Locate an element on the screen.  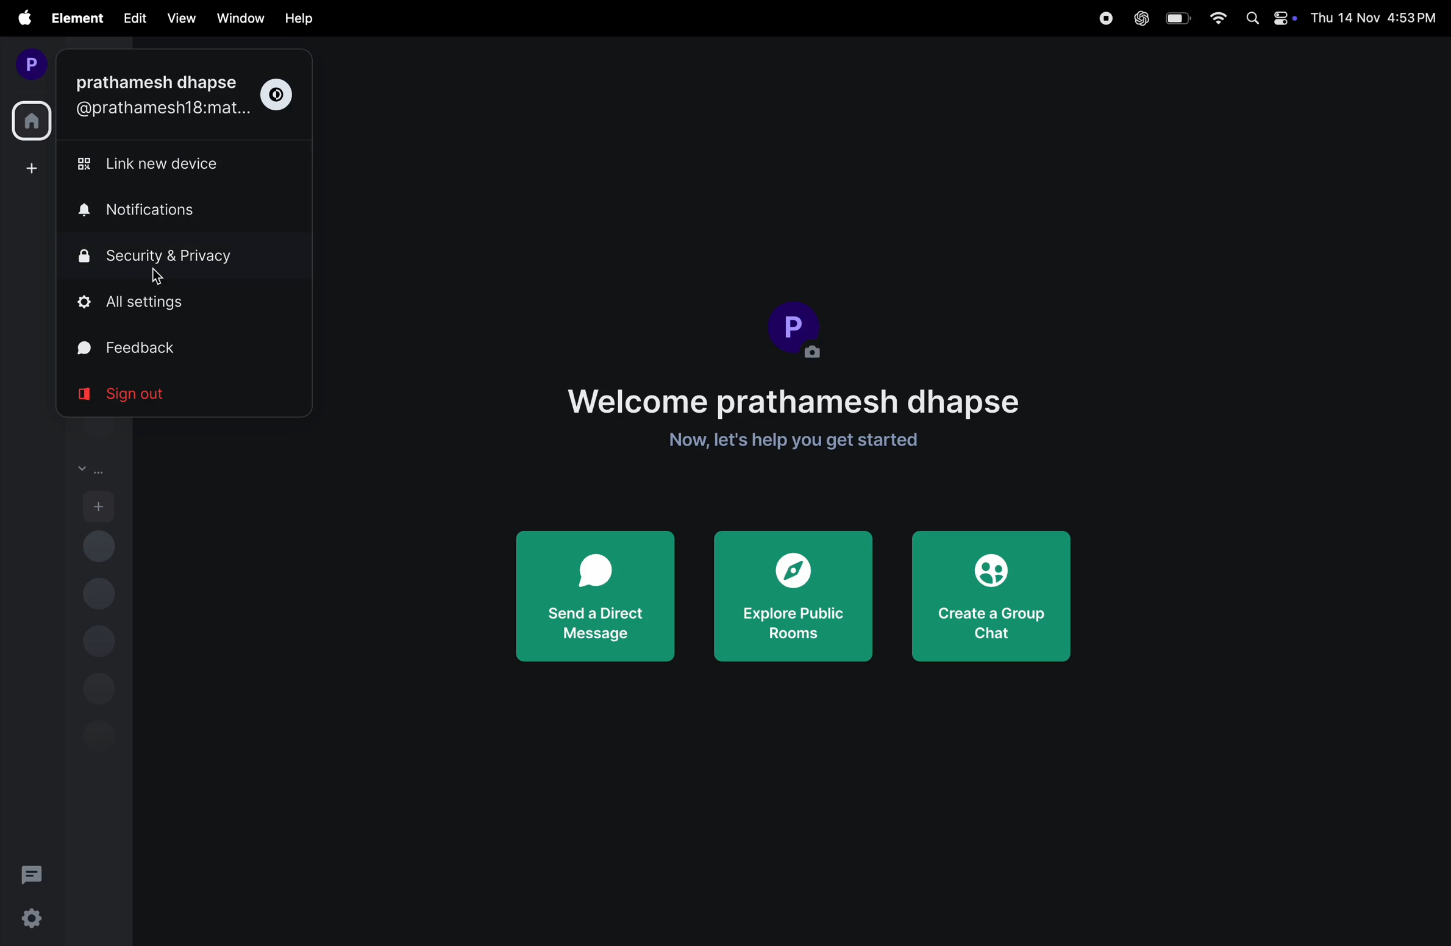
add room is located at coordinates (99, 508).